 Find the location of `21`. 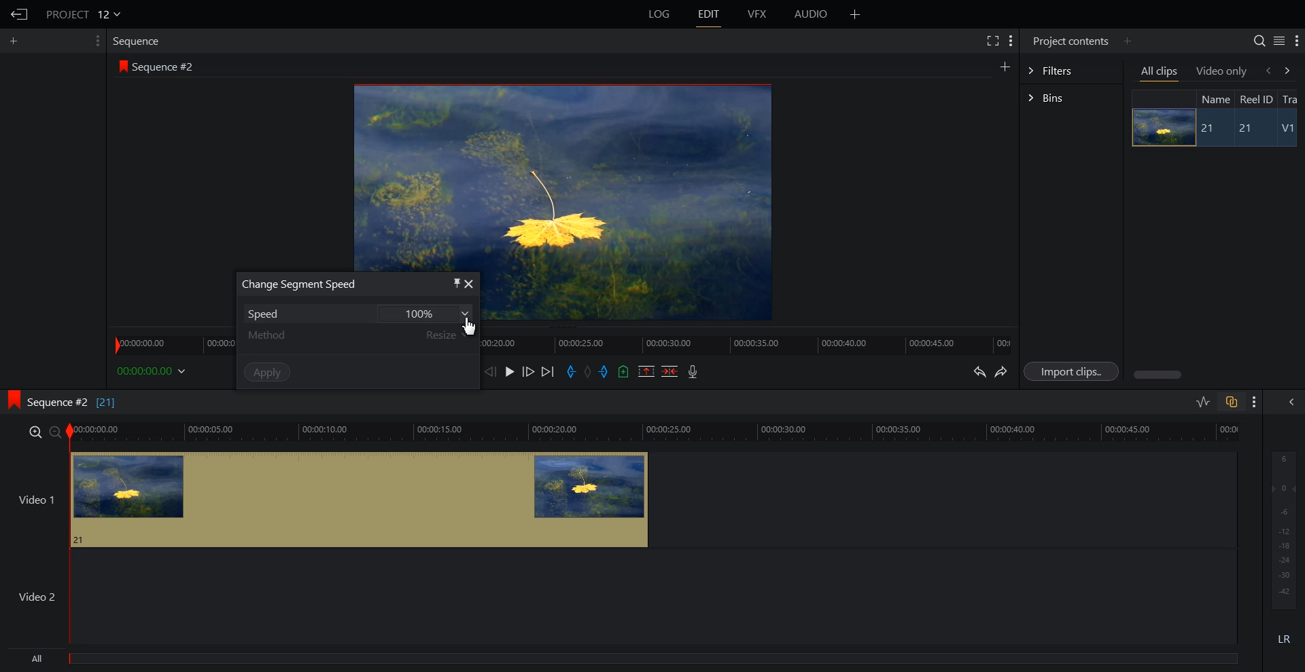

21 is located at coordinates (1251, 129).